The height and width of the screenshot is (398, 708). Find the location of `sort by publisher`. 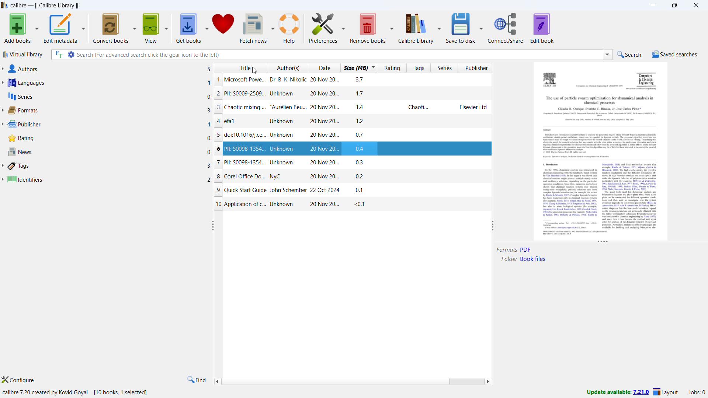

sort by publisher is located at coordinates (475, 68).